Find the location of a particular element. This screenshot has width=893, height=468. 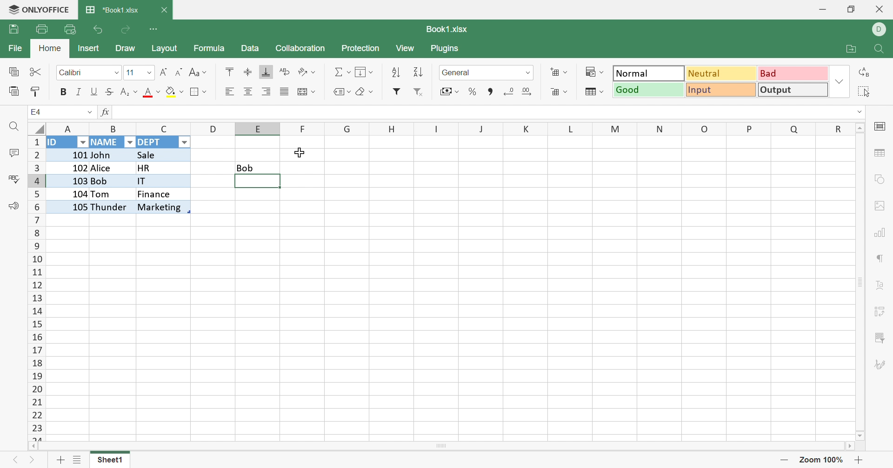

103 is located at coordinates (69, 180).